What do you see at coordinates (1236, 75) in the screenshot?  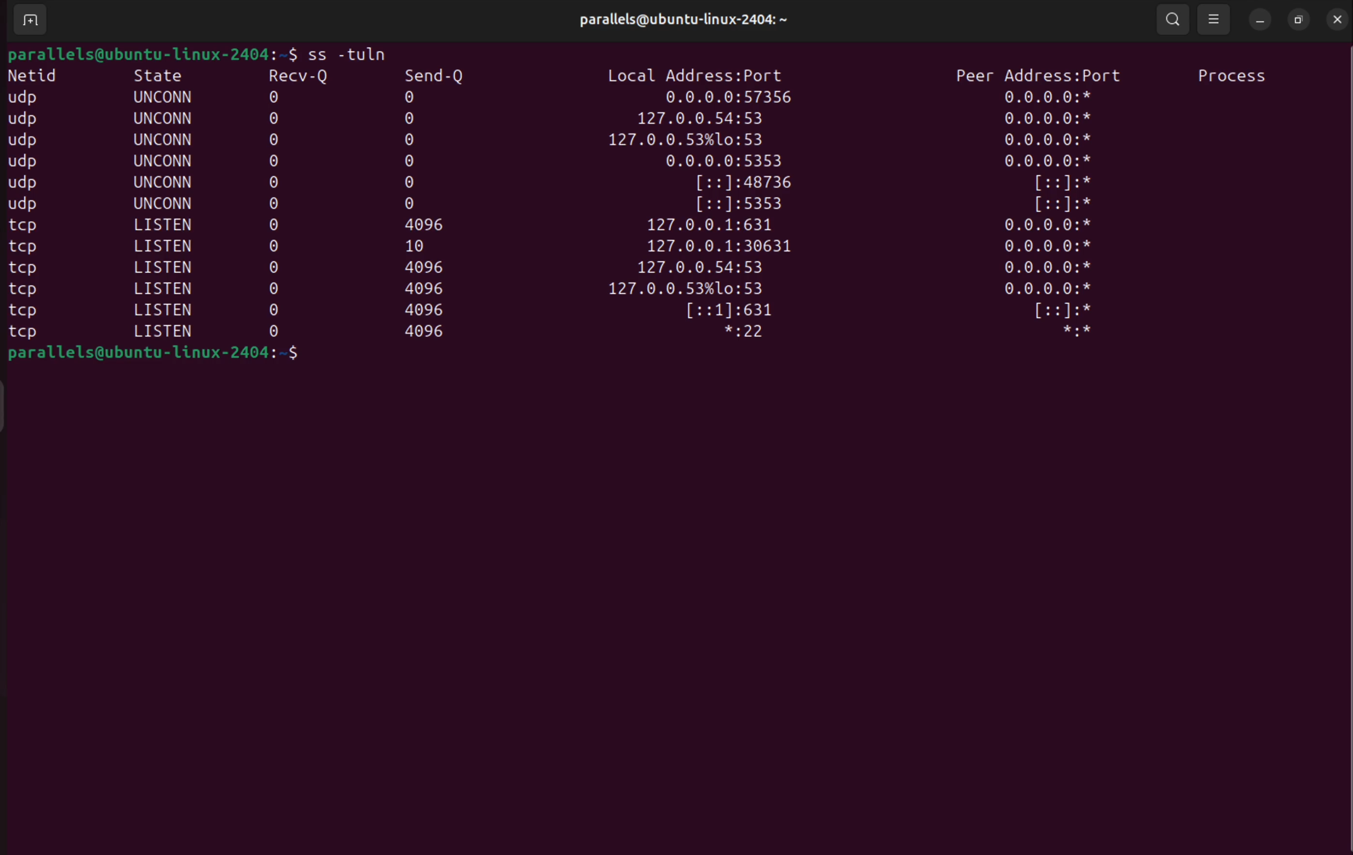 I see `process` at bounding box center [1236, 75].